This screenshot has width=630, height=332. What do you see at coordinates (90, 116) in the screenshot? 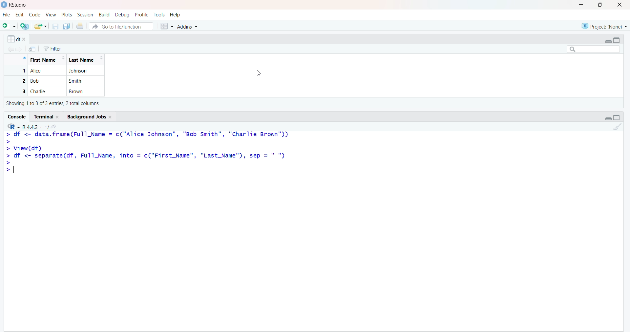
I see `Background Jobs` at bounding box center [90, 116].